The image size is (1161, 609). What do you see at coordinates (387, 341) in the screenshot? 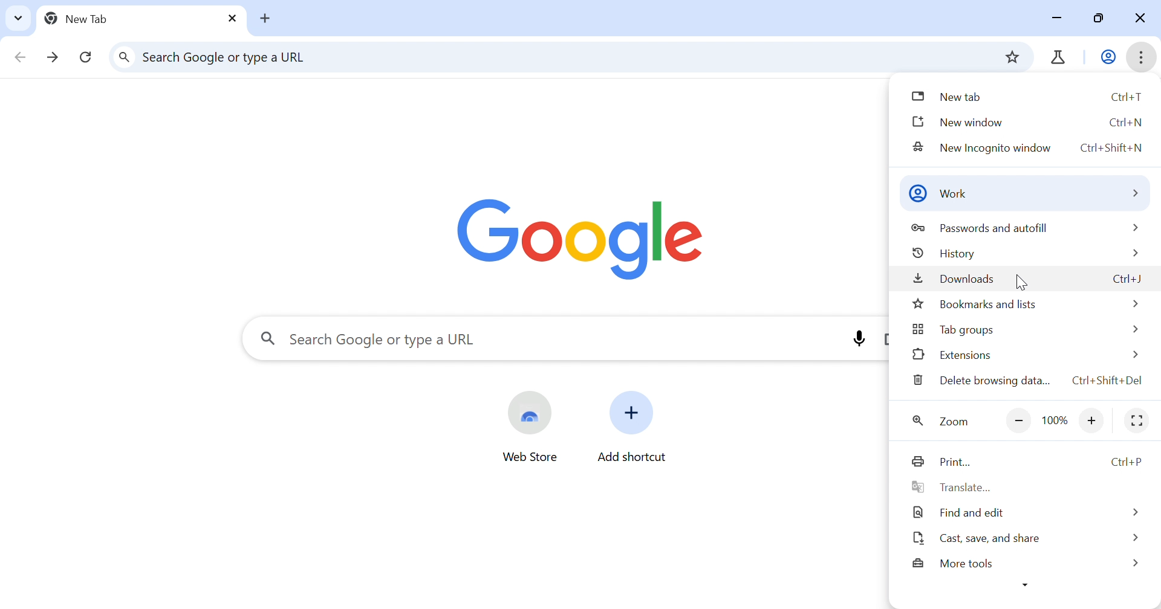
I see `Search Google or type a URL` at bounding box center [387, 341].